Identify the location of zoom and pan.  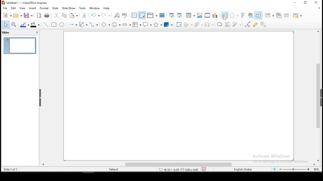
(13, 24).